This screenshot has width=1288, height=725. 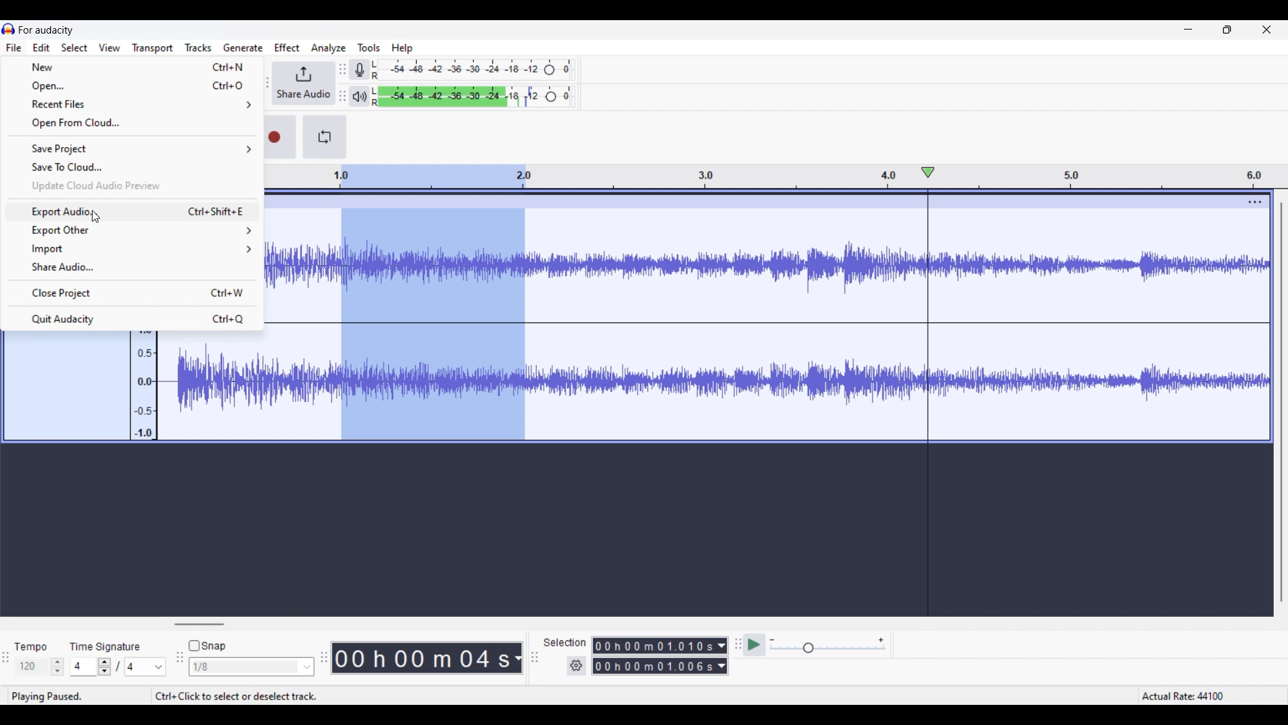 What do you see at coordinates (131, 105) in the screenshot?
I see `Recent files` at bounding box center [131, 105].